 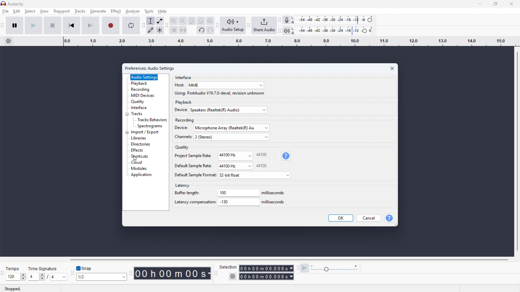 I want to click on recording, so click(x=141, y=89).